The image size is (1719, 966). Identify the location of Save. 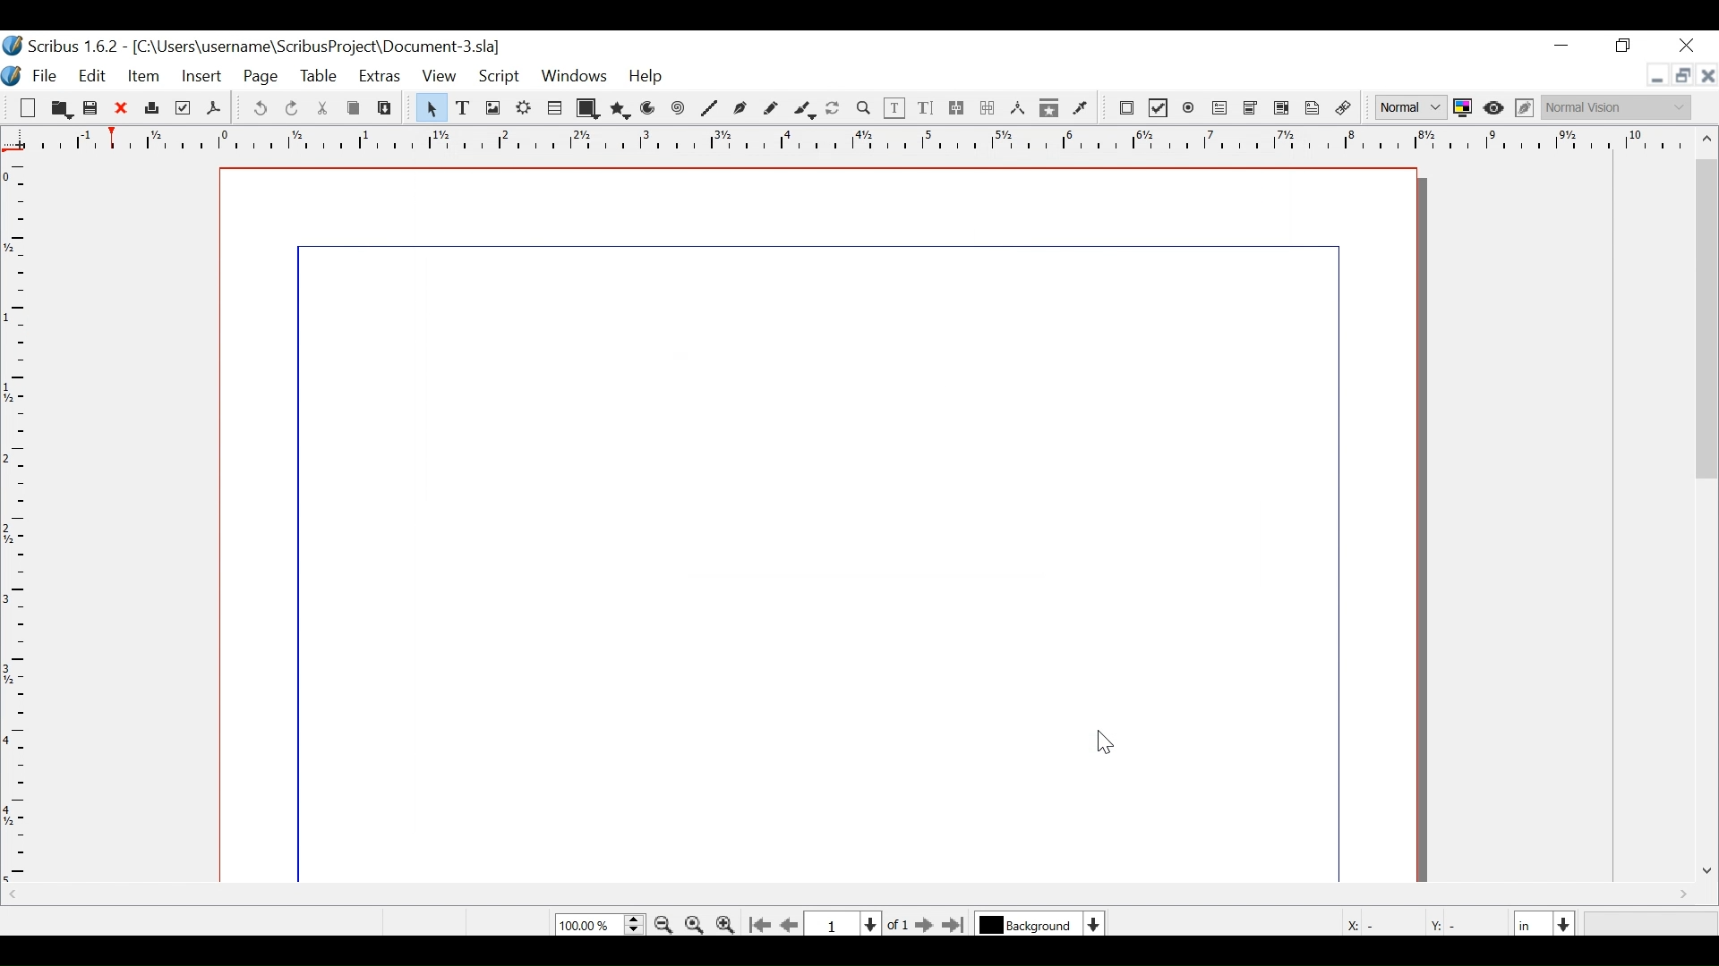
(92, 110).